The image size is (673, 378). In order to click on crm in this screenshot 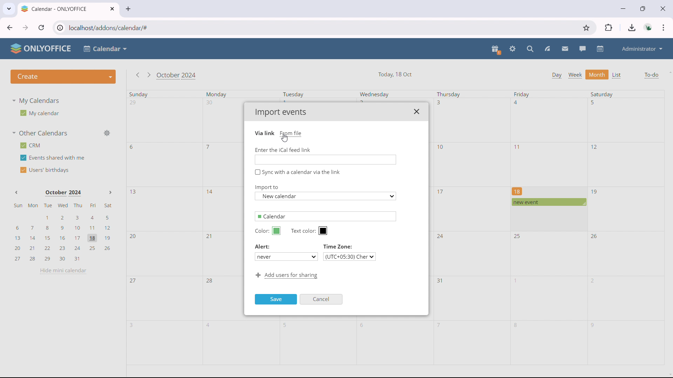, I will do `click(30, 146)`.